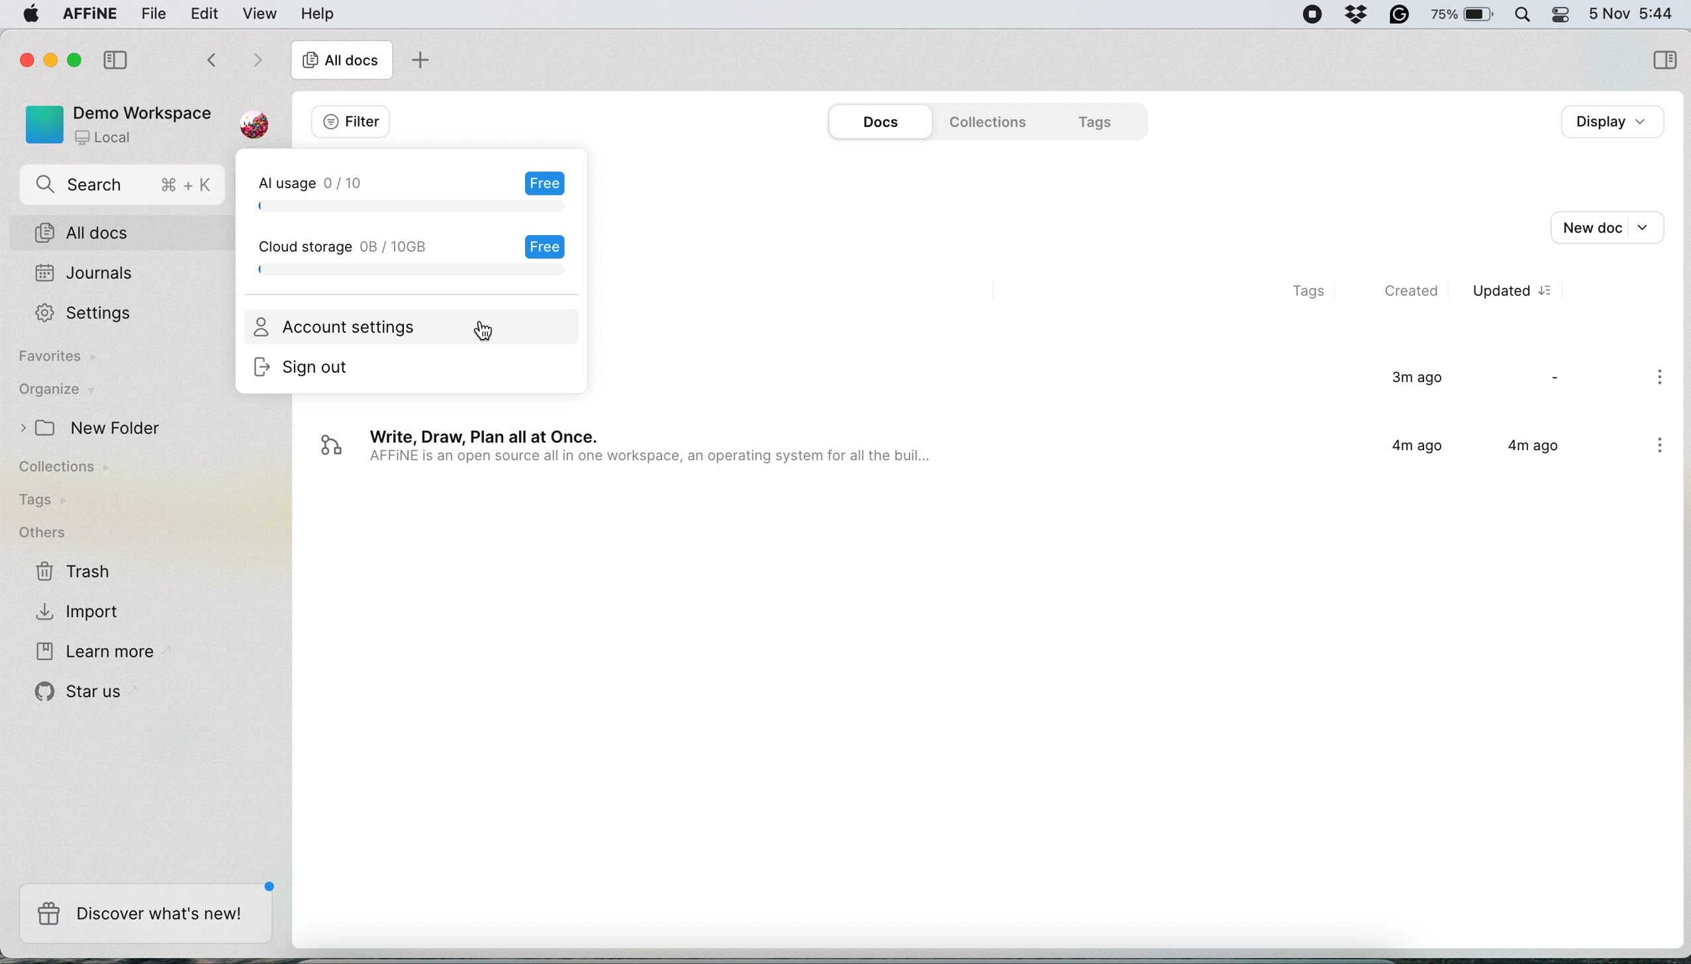 The height and width of the screenshot is (964, 1691). What do you see at coordinates (322, 369) in the screenshot?
I see `sign out` at bounding box center [322, 369].